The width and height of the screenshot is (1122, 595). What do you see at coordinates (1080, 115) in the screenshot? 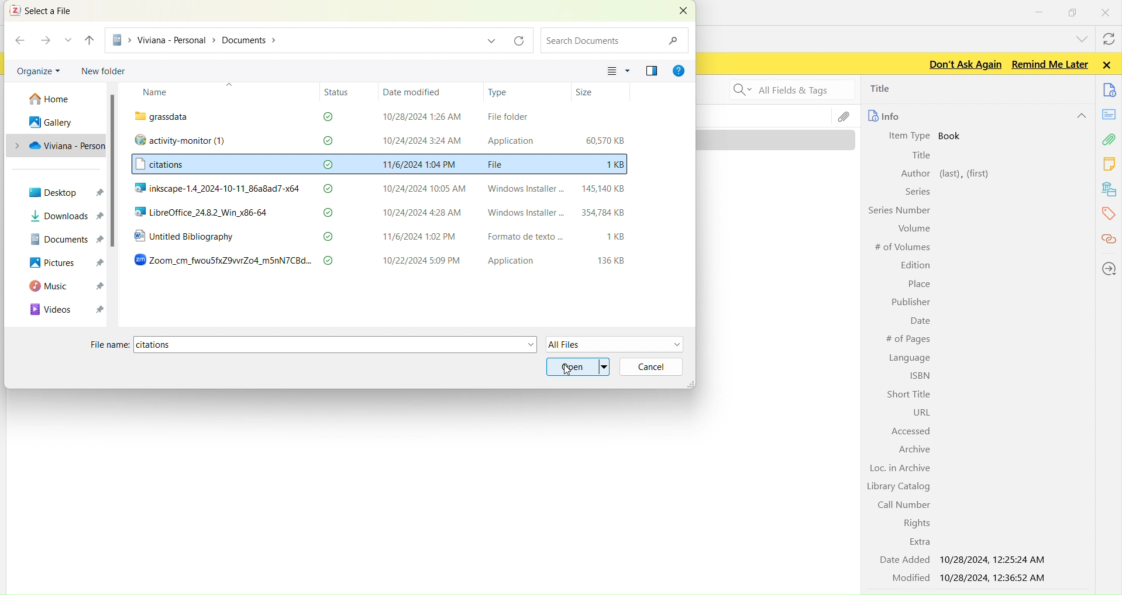
I see `hide` at bounding box center [1080, 115].